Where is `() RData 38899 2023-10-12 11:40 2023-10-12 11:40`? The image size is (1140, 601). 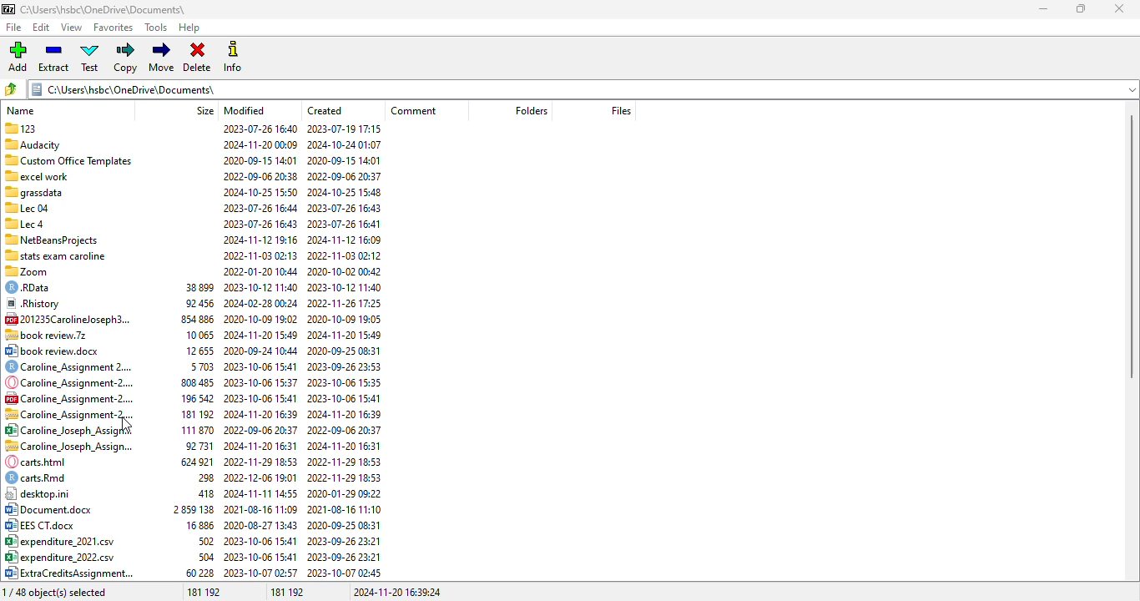
() RData 38899 2023-10-12 11:40 2023-10-12 11:40 is located at coordinates (194, 288).